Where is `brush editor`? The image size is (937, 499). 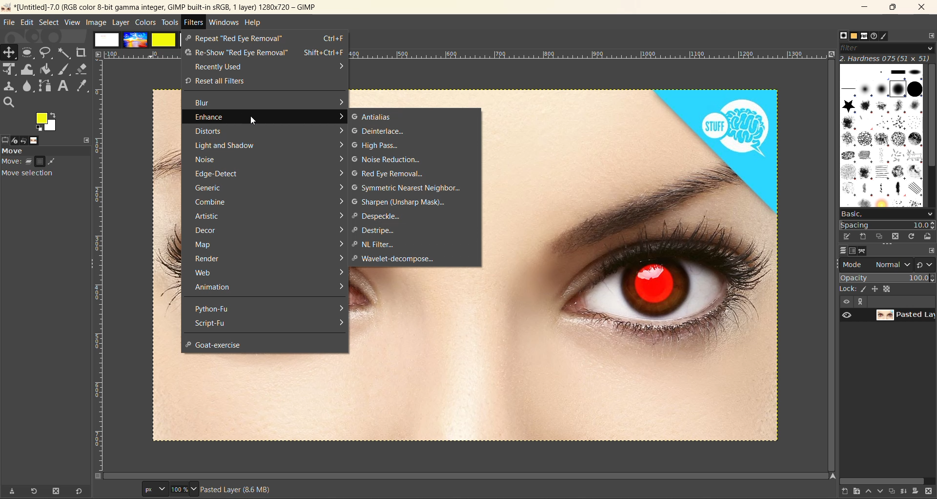 brush editor is located at coordinates (889, 37).